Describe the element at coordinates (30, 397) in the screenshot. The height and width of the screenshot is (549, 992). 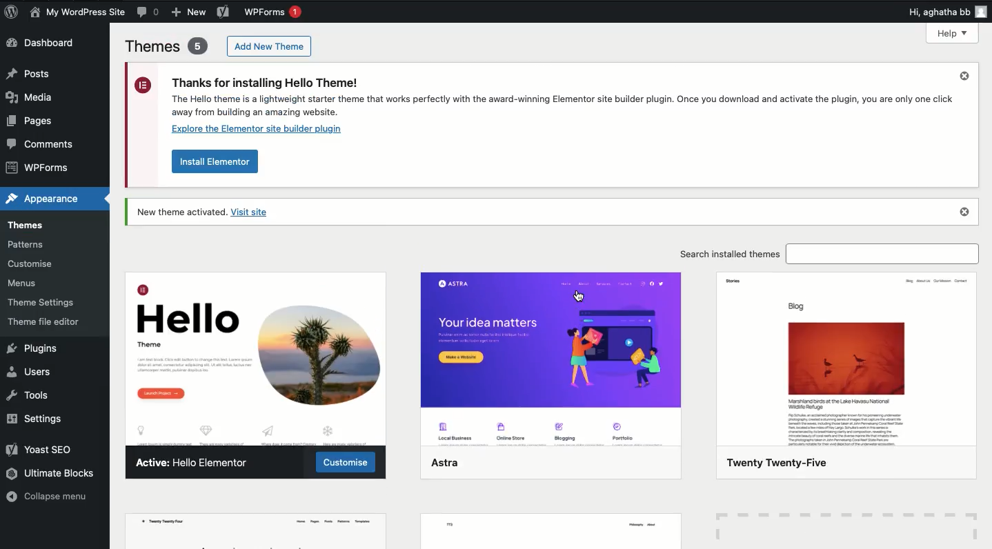
I see `Tools` at that location.